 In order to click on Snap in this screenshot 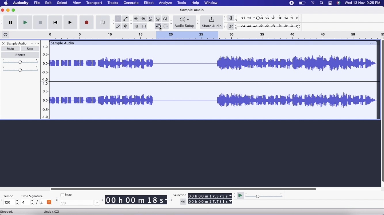, I will do `click(66, 195)`.